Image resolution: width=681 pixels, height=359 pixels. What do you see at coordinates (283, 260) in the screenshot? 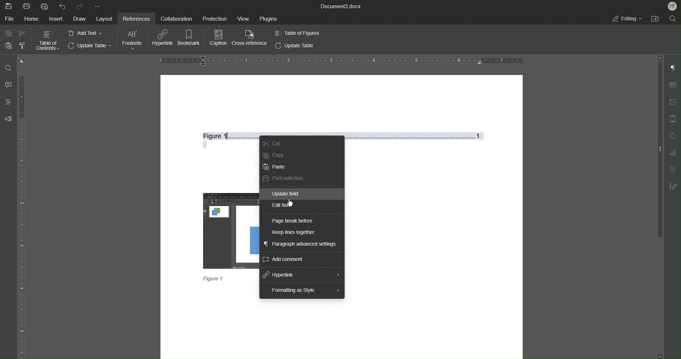
I see `Add comment` at bounding box center [283, 260].